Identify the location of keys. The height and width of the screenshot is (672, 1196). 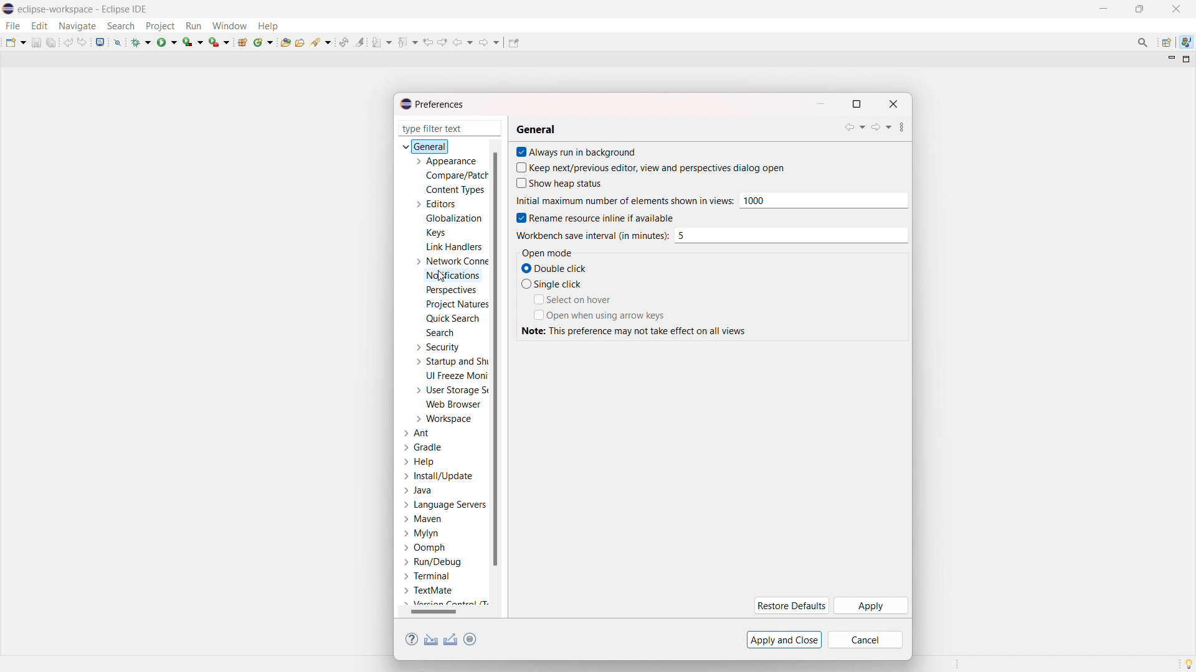
(435, 232).